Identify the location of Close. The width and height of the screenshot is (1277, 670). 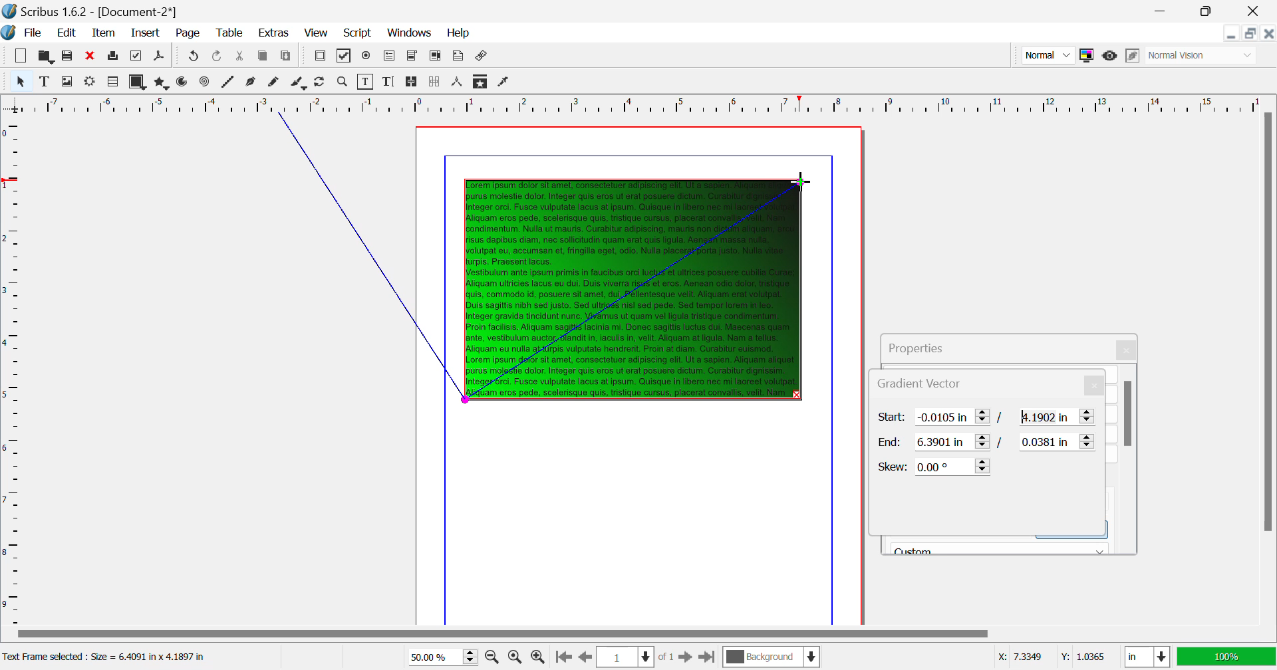
(1256, 11).